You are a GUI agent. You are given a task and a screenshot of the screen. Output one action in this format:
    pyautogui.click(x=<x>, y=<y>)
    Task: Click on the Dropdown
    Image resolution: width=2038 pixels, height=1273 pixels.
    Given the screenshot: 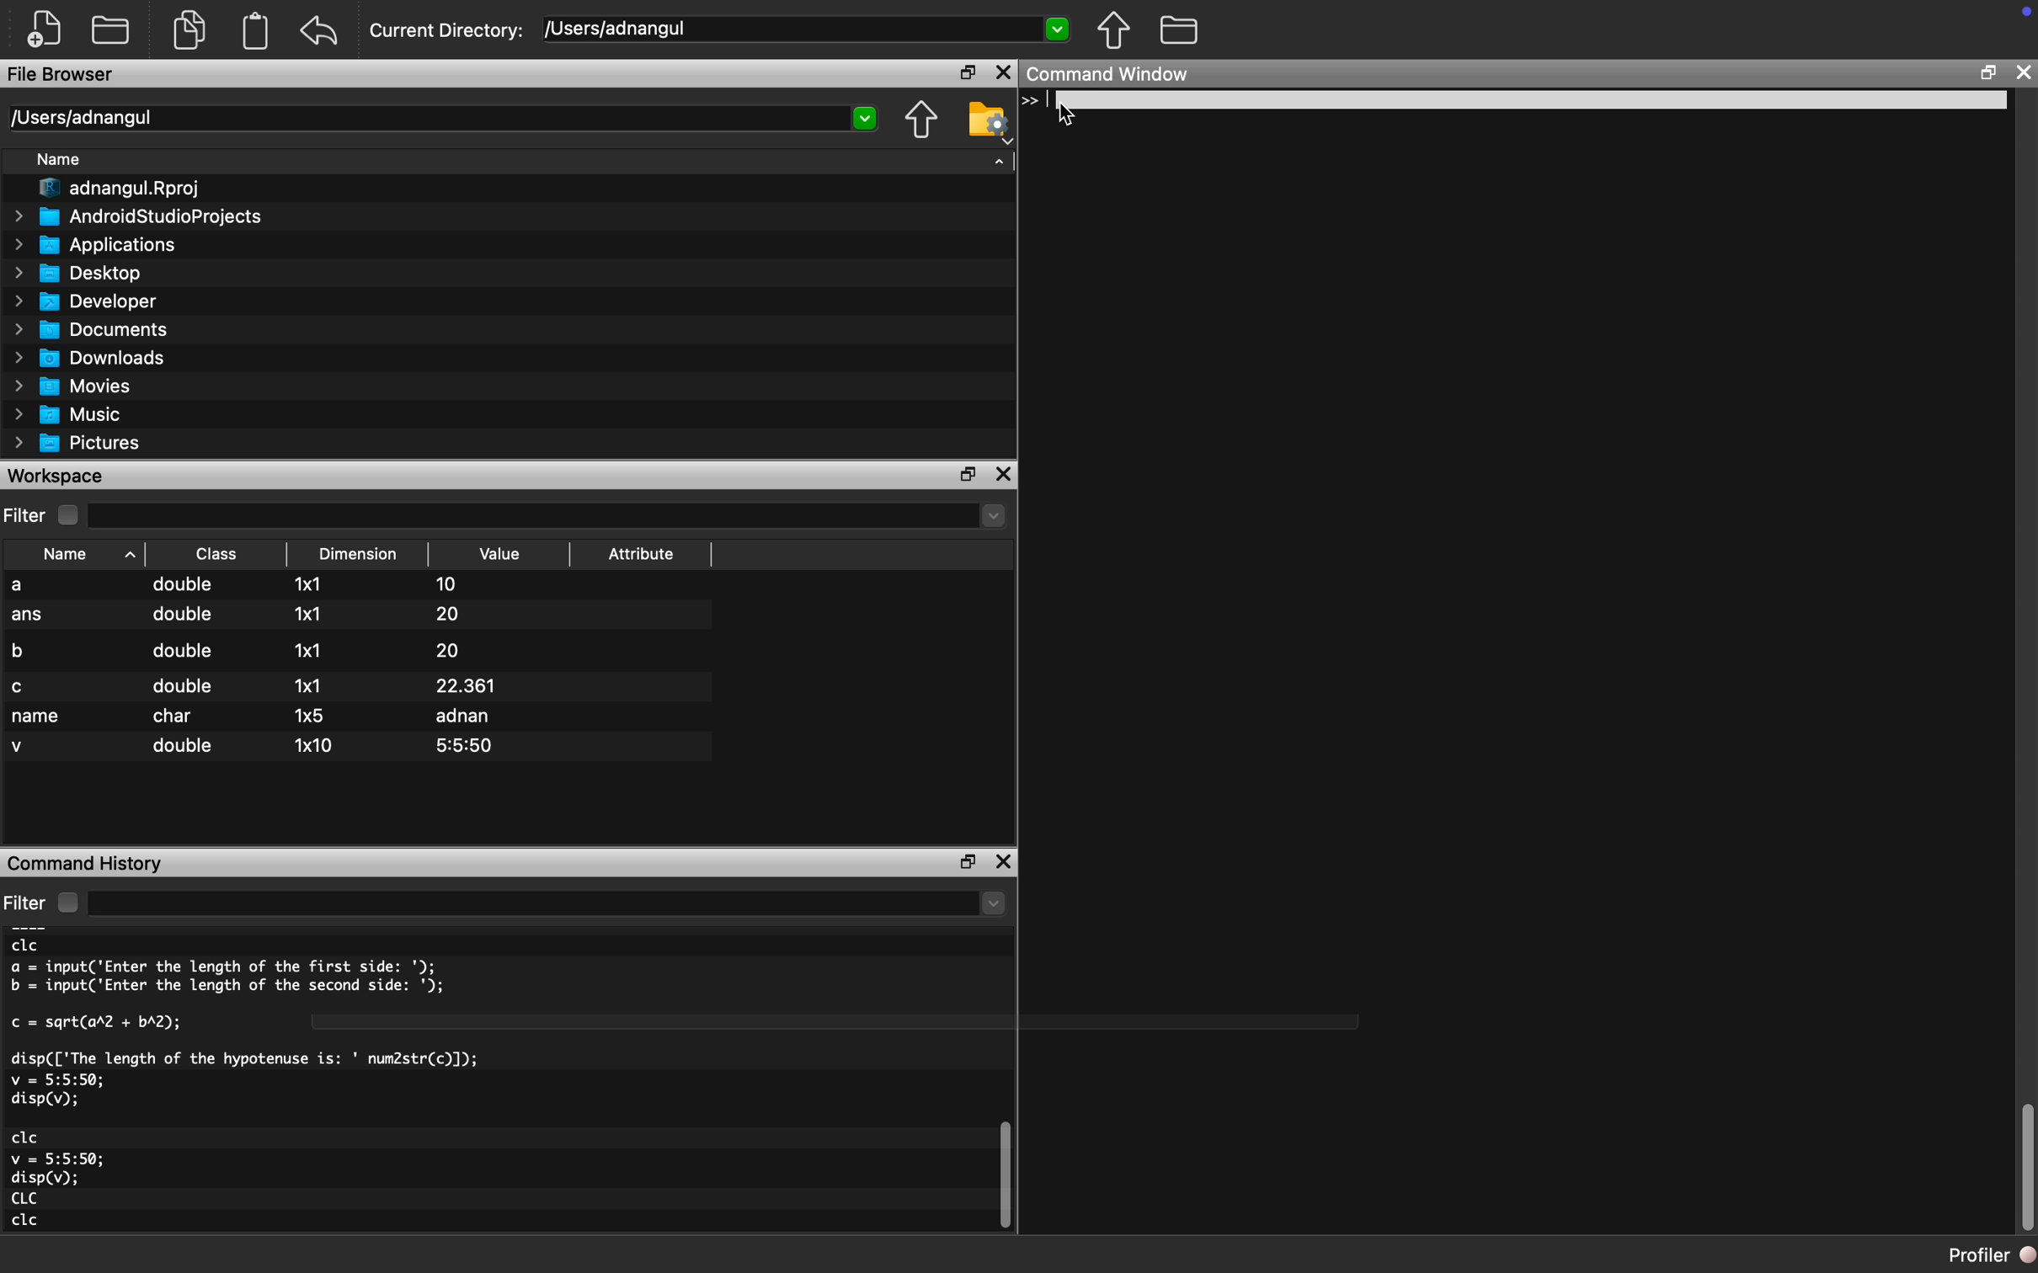 What is the action you would take?
    pyautogui.click(x=992, y=906)
    